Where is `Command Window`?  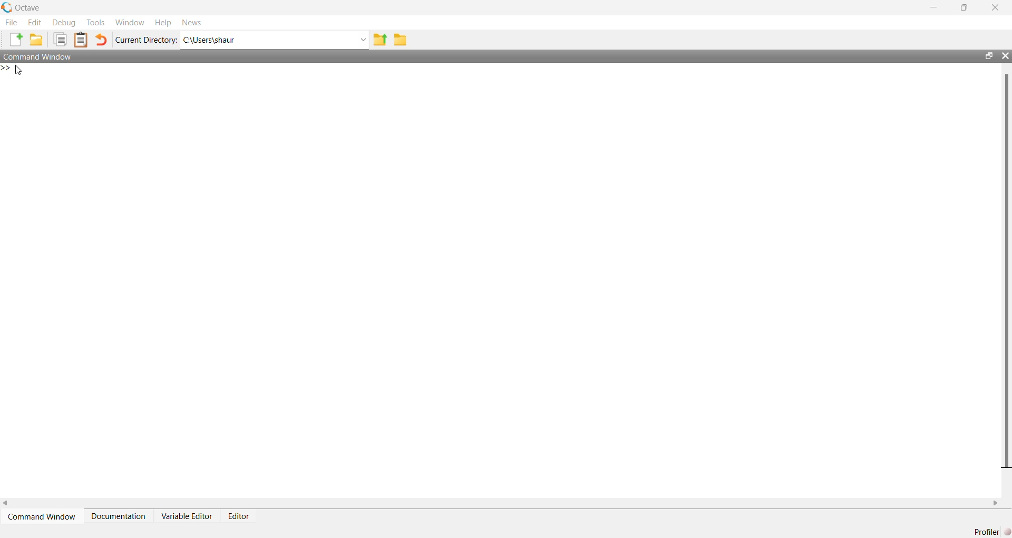 Command Window is located at coordinates (38, 56).